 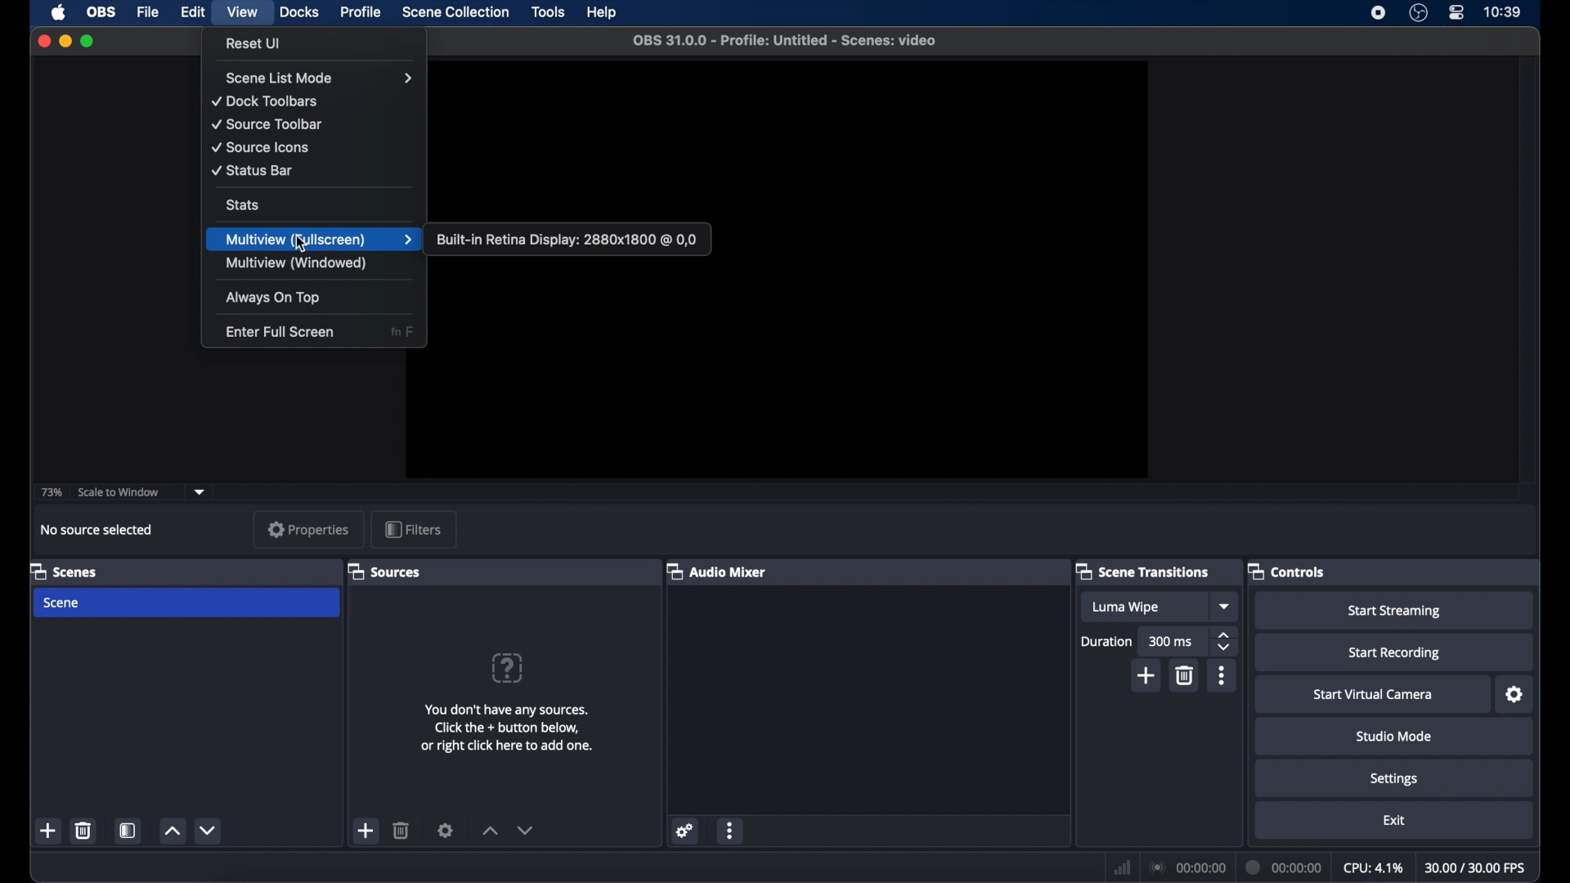 What do you see at coordinates (299, 12) in the screenshot?
I see `docks` at bounding box center [299, 12].